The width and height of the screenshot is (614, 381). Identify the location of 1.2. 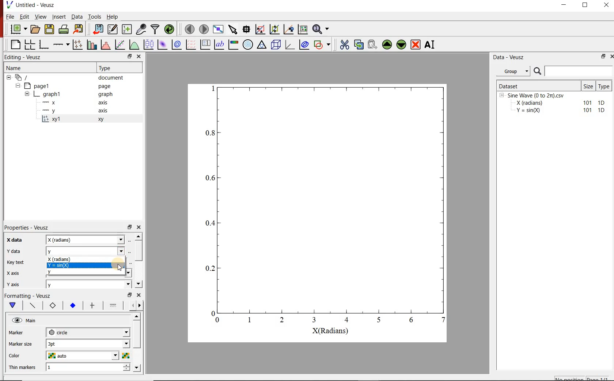
(72, 306).